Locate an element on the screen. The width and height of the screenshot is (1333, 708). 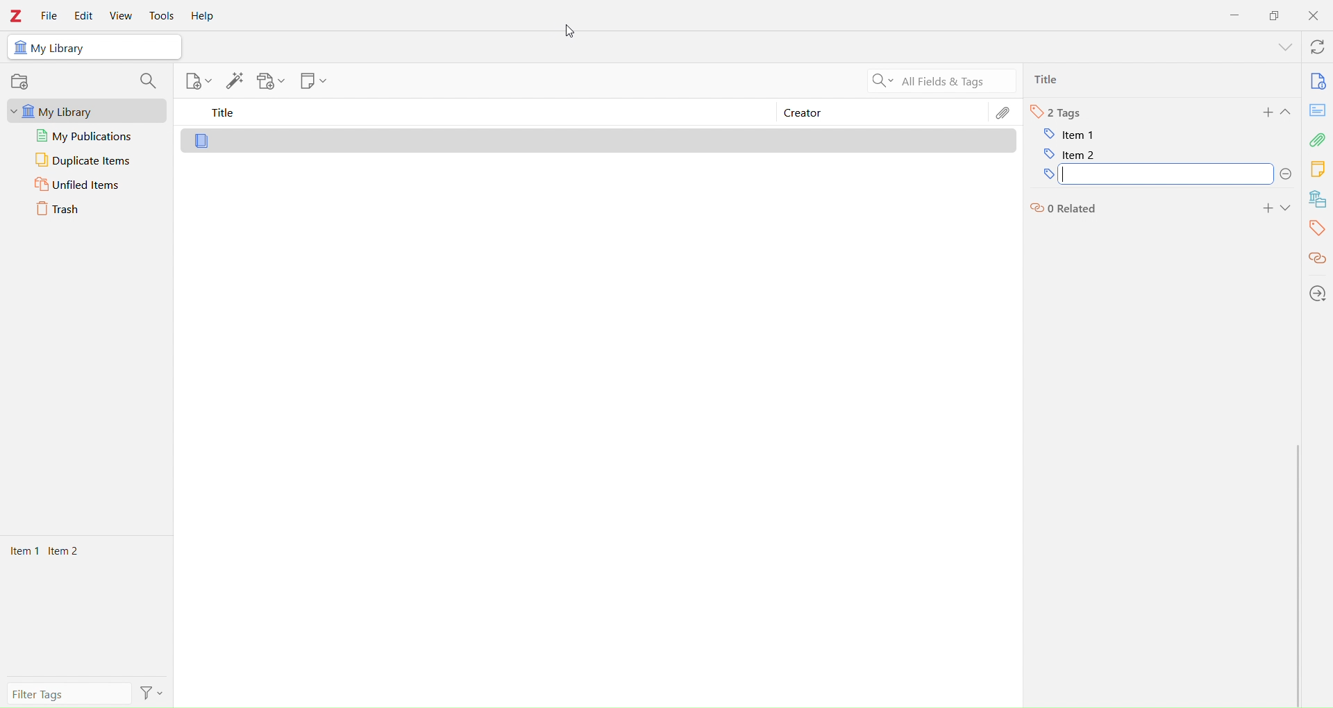
search is located at coordinates (149, 83).